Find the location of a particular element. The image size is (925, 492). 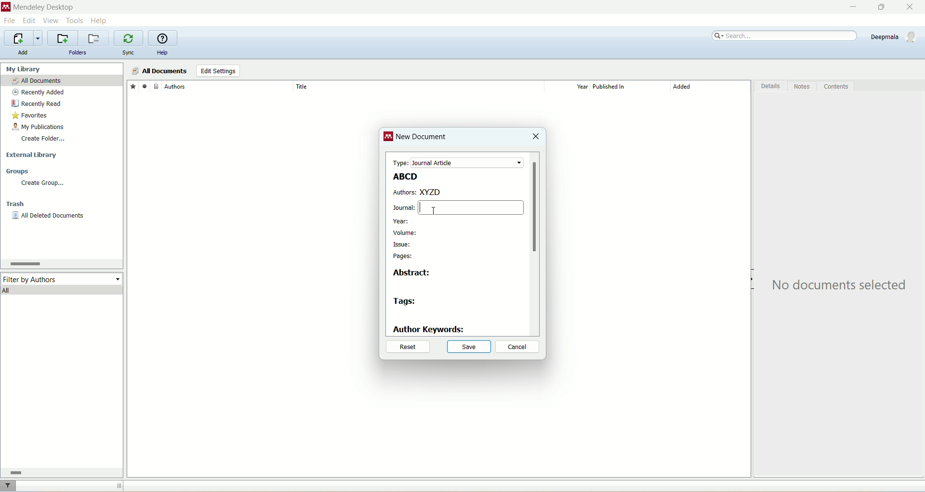

volume is located at coordinates (408, 233).